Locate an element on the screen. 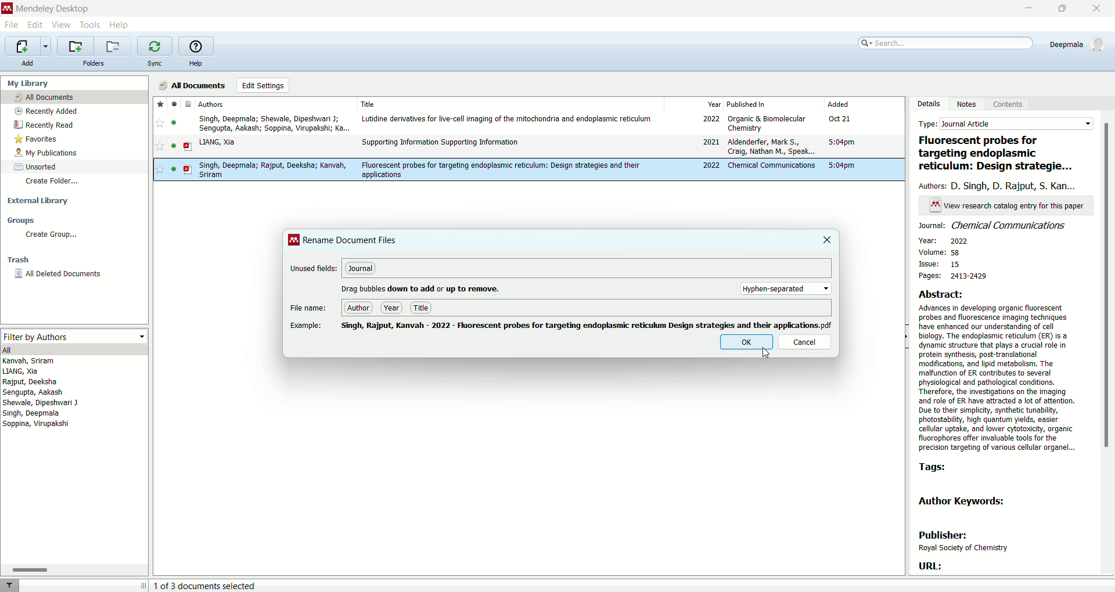 The width and height of the screenshot is (1115, 592). filter is located at coordinates (10, 584).